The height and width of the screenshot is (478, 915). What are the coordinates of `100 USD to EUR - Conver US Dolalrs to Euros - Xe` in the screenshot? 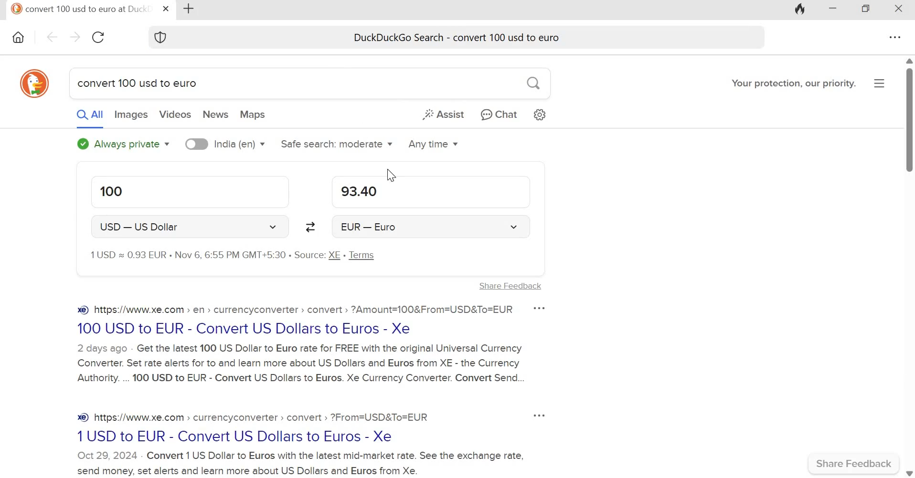 It's located at (245, 330).